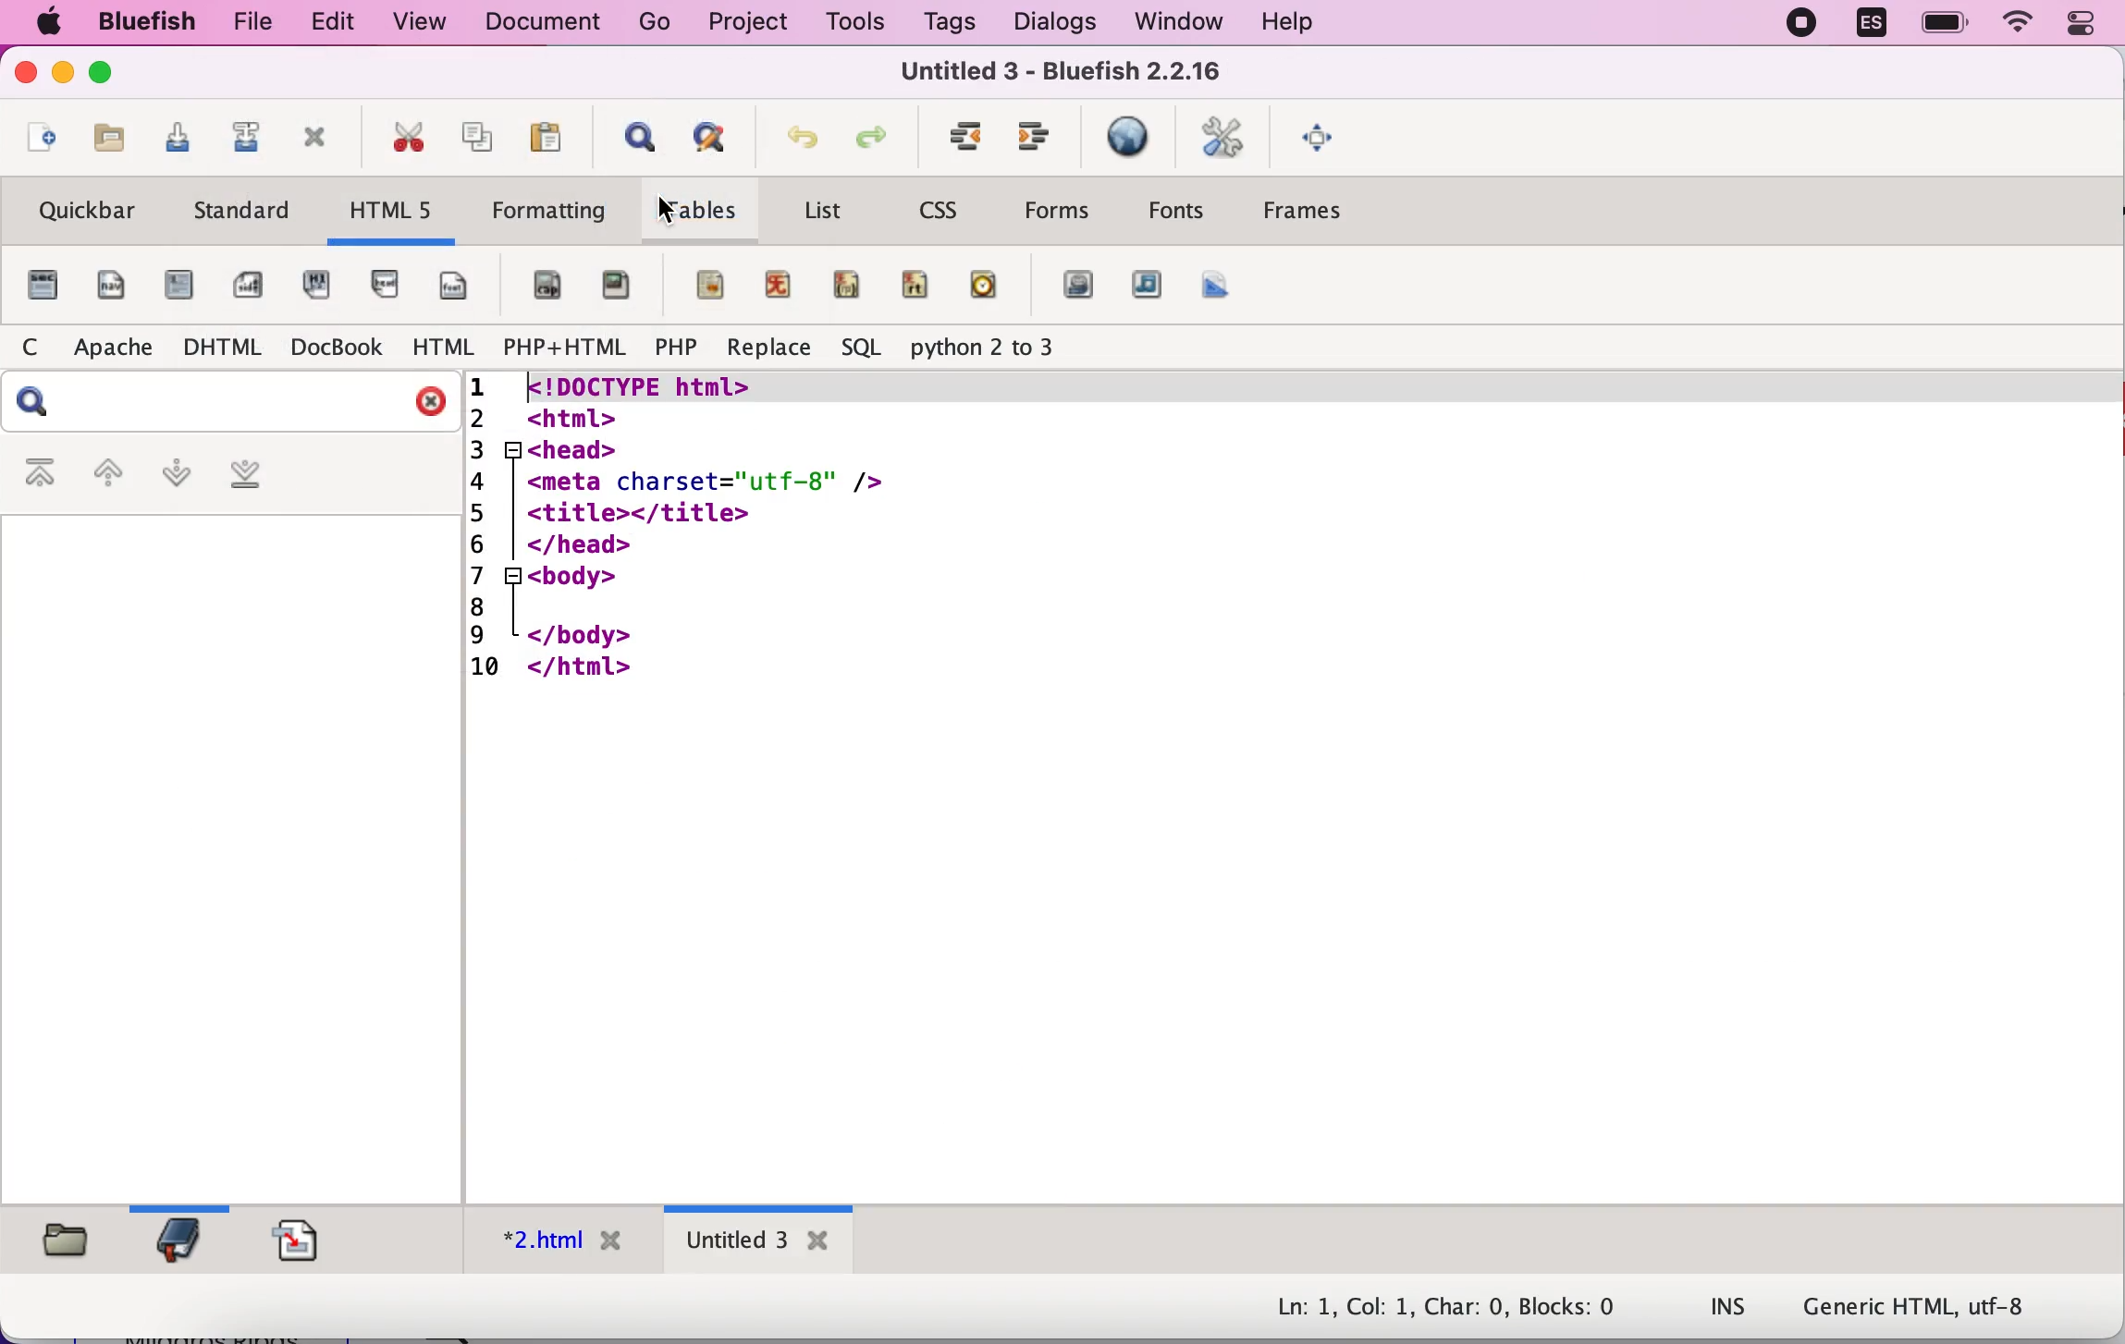 This screenshot has width=2125, height=1344. What do you see at coordinates (1048, 24) in the screenshot?
I see `dialogs` at bounding box center [1048, 24].